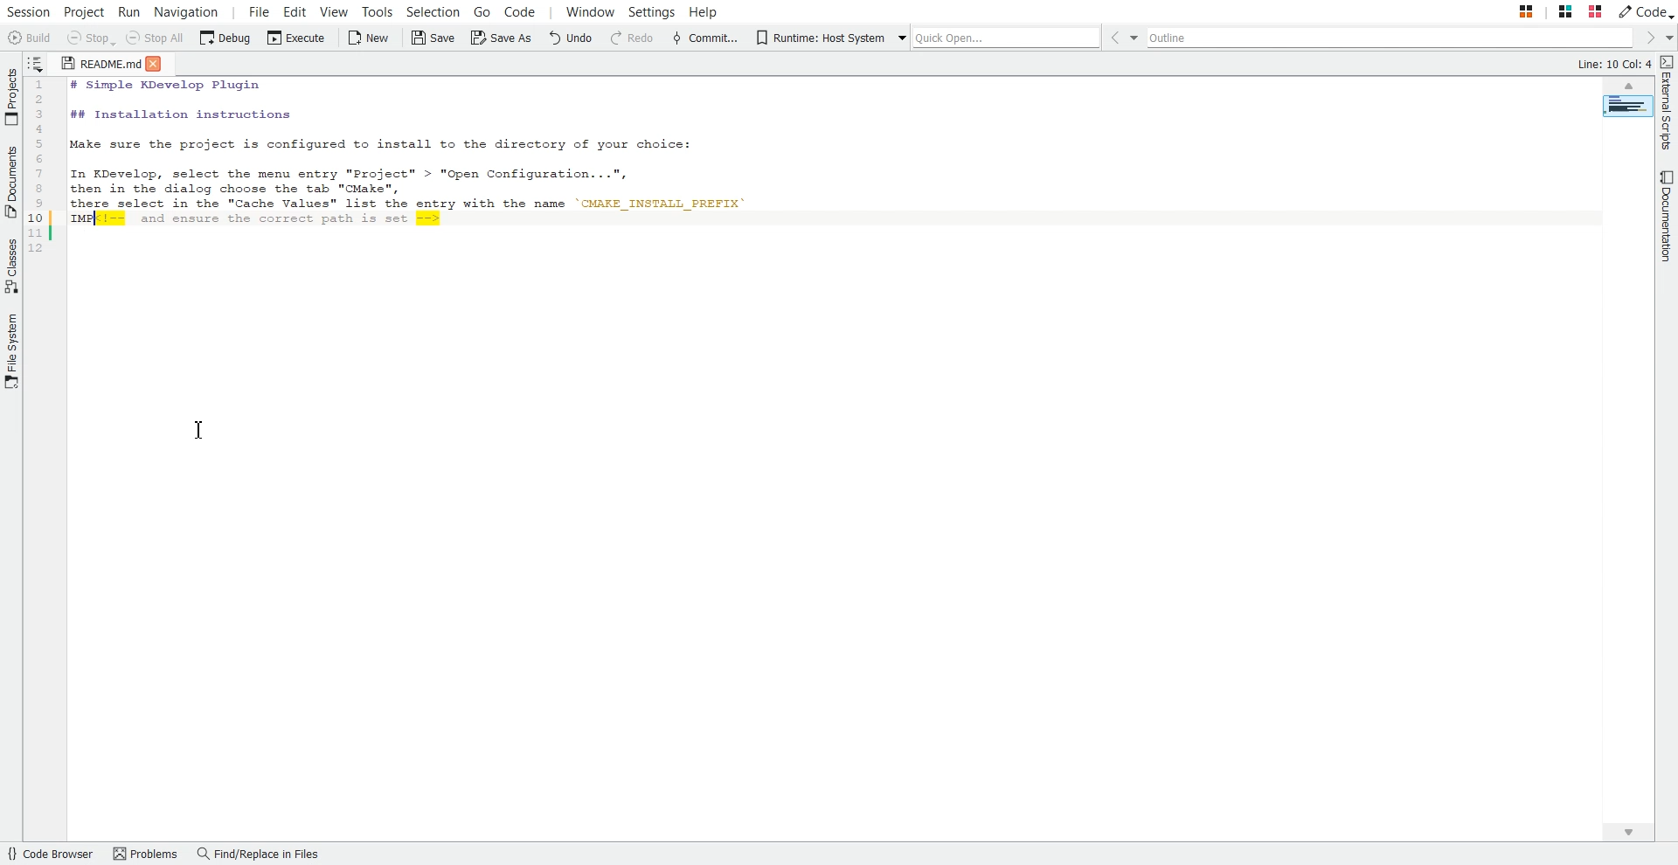 Image resolution: width=1678 pixels, height=865 pixels. What do you see at coordinates (422, 205) in the screenshot?
I see `there select is the "Cache Values" list the entry with the name 'CMAKE_INSTALL_PREFIX'` at bounding box center [422, 205].